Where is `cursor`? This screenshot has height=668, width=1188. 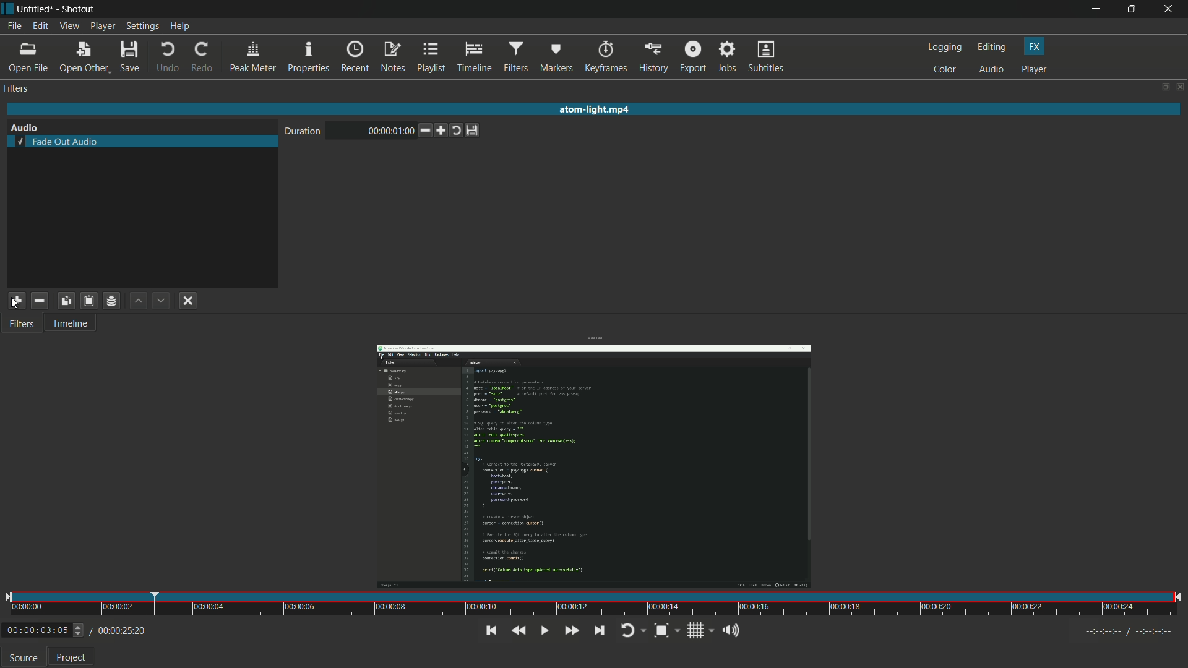 cursor is located at coordinates (15, 305).